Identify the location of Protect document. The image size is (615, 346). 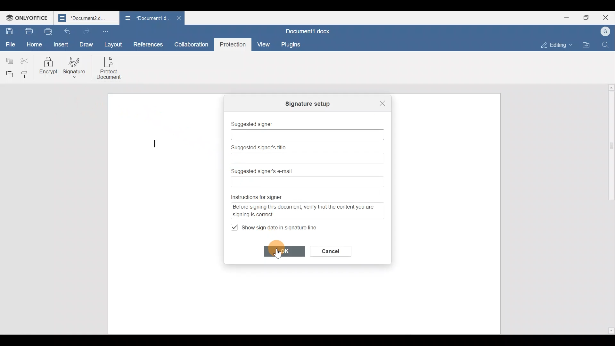
(109, 67).